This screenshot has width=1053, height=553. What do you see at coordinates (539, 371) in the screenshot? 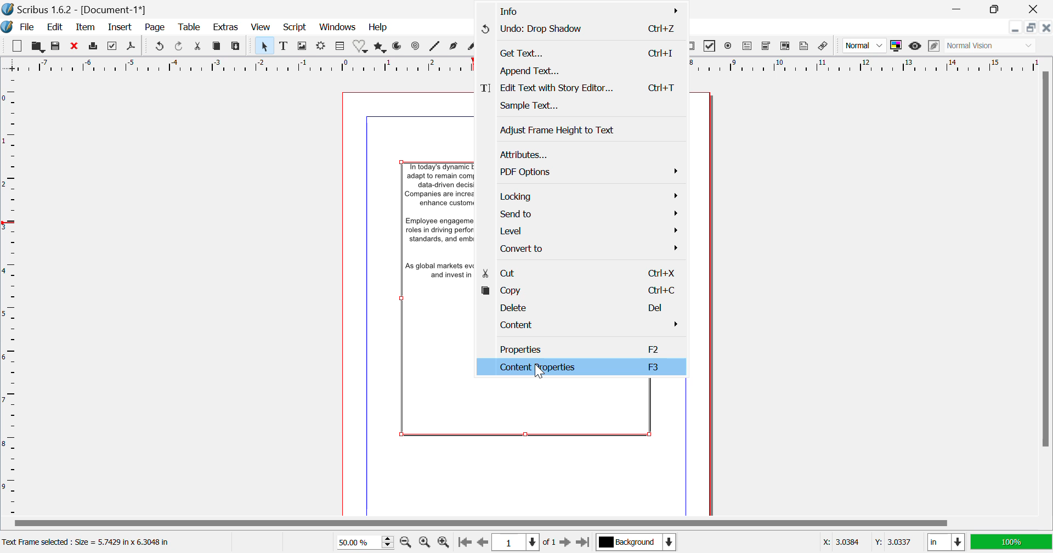
I see `Cursor Position` at bounding box center [539, 371].